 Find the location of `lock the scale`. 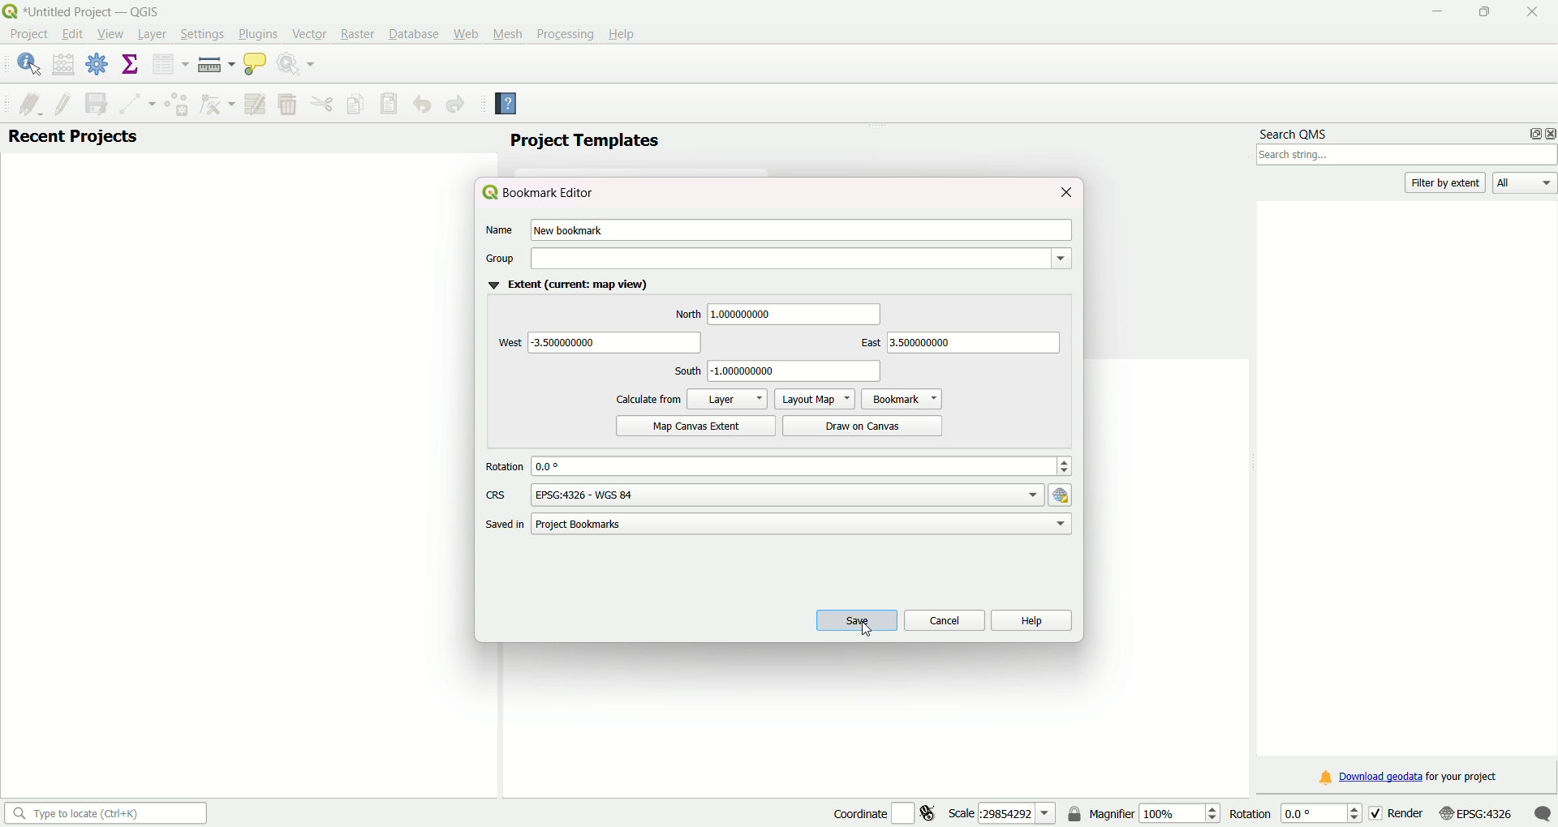

lock the scale is located at coordinates (1075, 815).